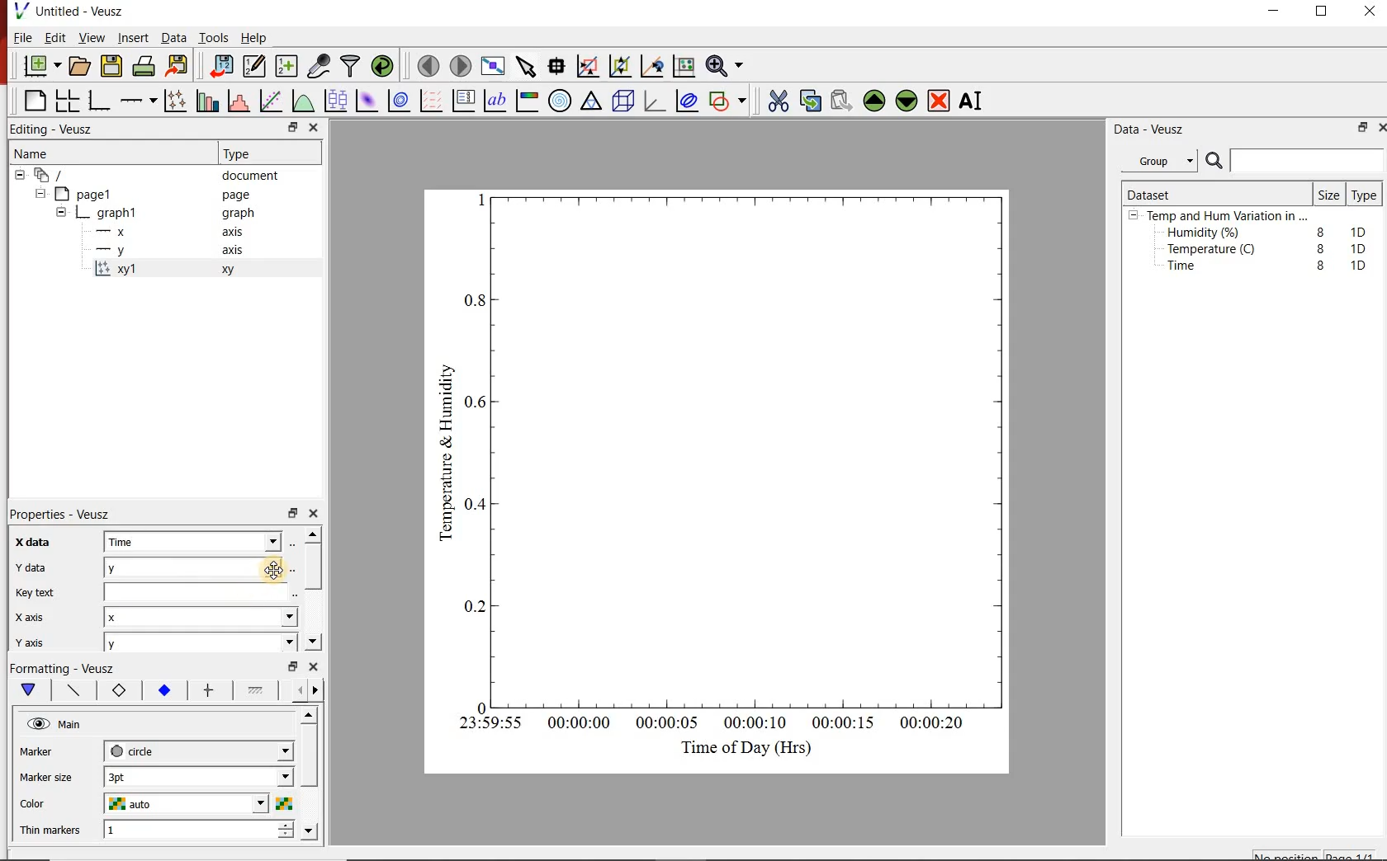 The image size is (1387, 861). Describe the element at coordinates (272, 100) in the screenshot. I see `Fit a function to data` at that location.